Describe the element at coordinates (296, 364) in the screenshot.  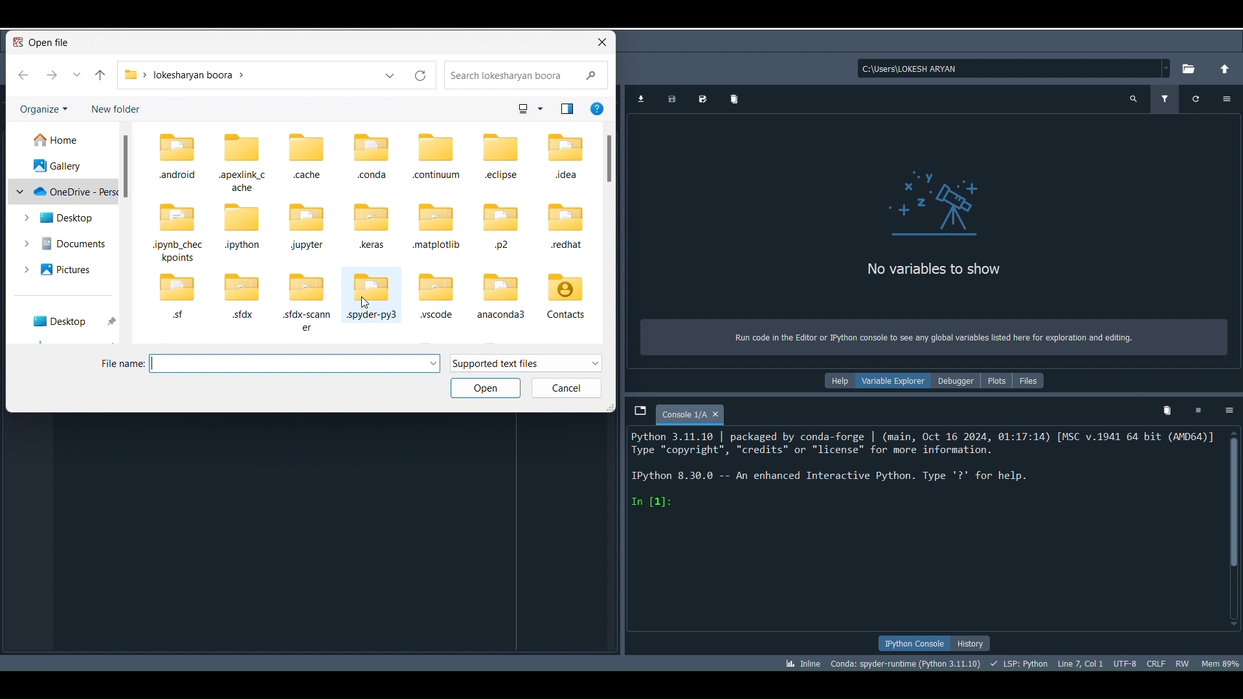
I see `Enter file name box` at that location.